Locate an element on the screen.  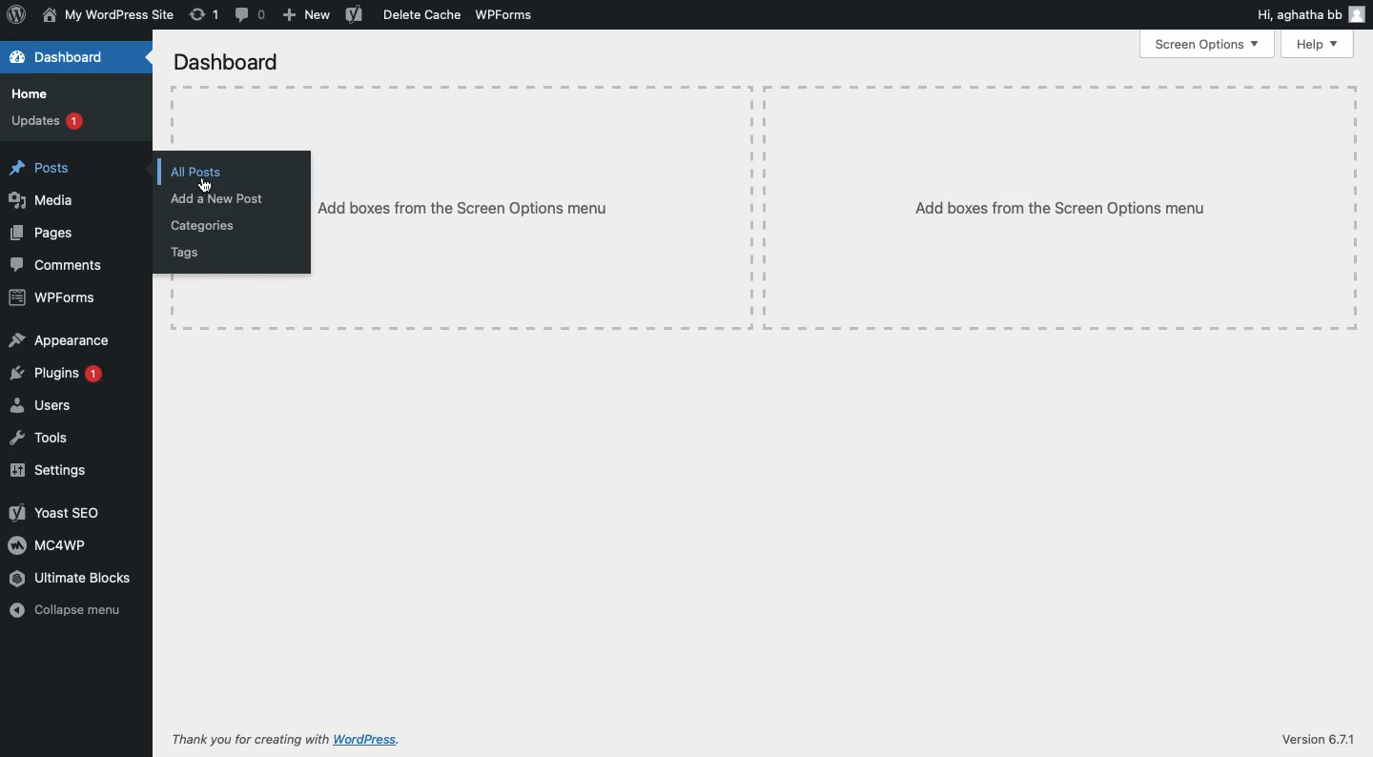
Yoast SEO is located at coordinates (56, 513).